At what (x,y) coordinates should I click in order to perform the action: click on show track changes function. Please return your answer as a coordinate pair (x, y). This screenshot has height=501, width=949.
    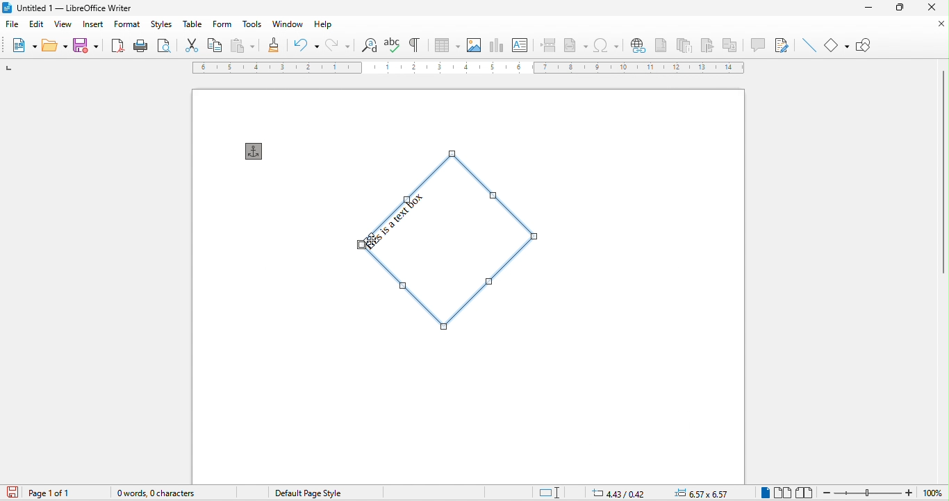
    Looking at the image, I should click on (782, 44).